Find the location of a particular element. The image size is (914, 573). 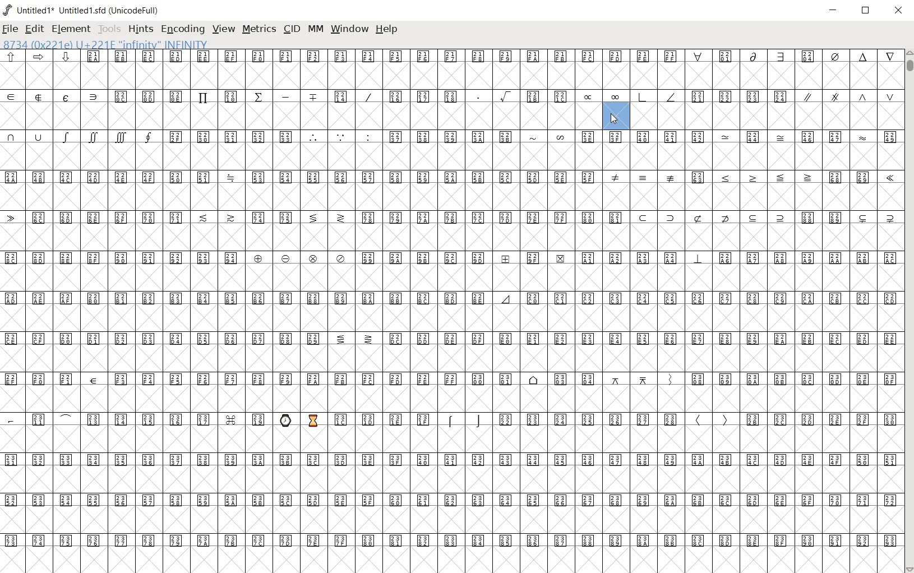

Unicode code points is located at coordinates (449, 339).